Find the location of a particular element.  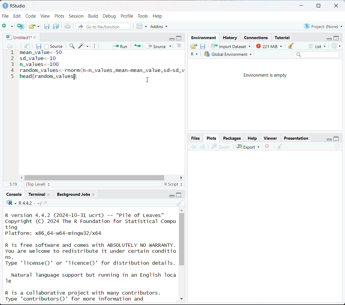

 is located at coordinates (196, 138).